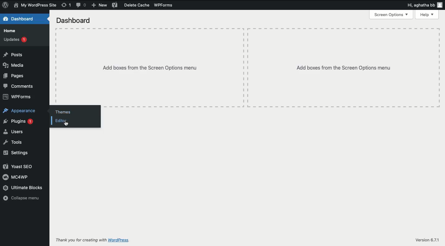 The height and width of the screenshot is (246, 445). I want to click on  Tools, so click(15, 143).